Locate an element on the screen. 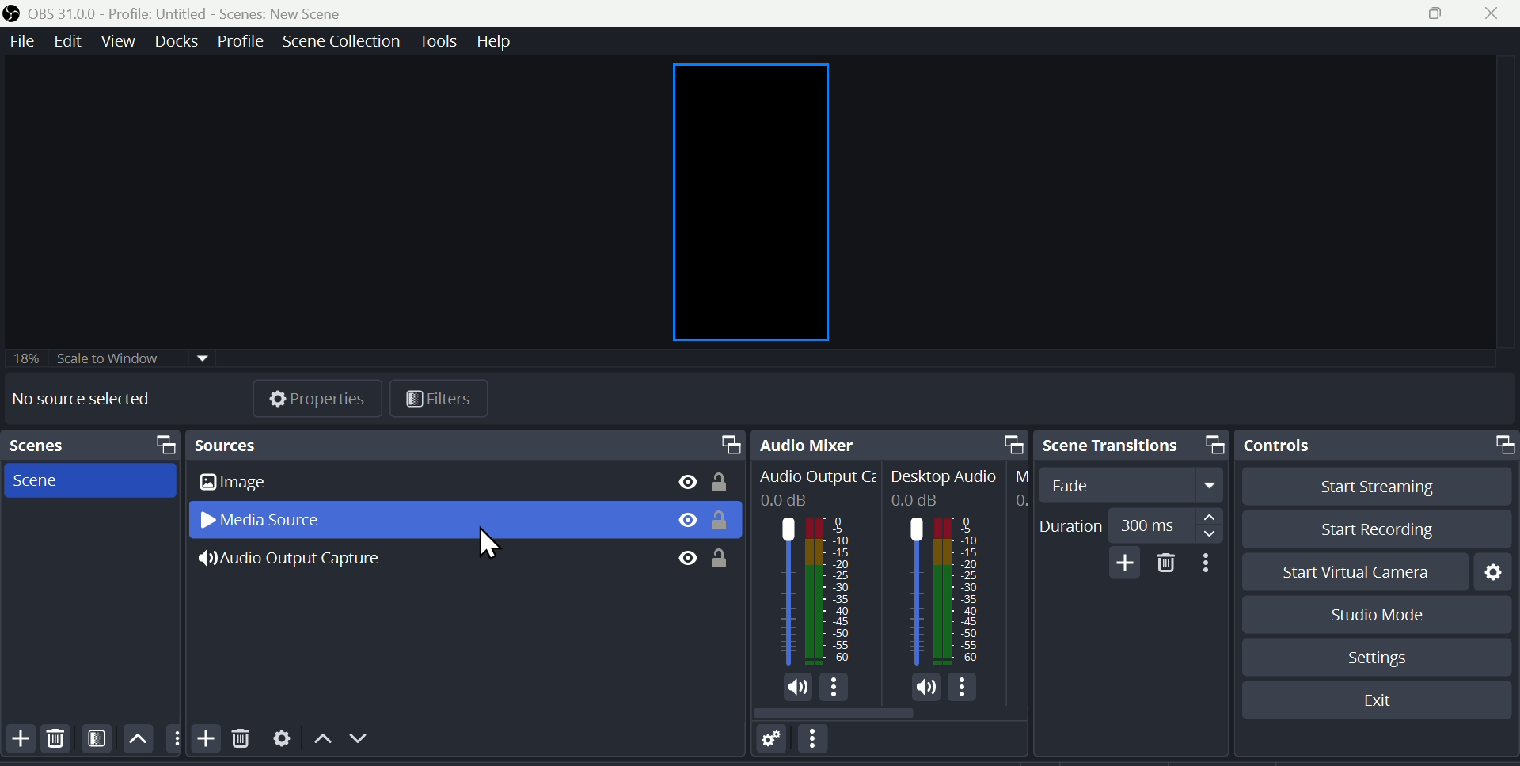  Move down is located at coordinates (352, 741).